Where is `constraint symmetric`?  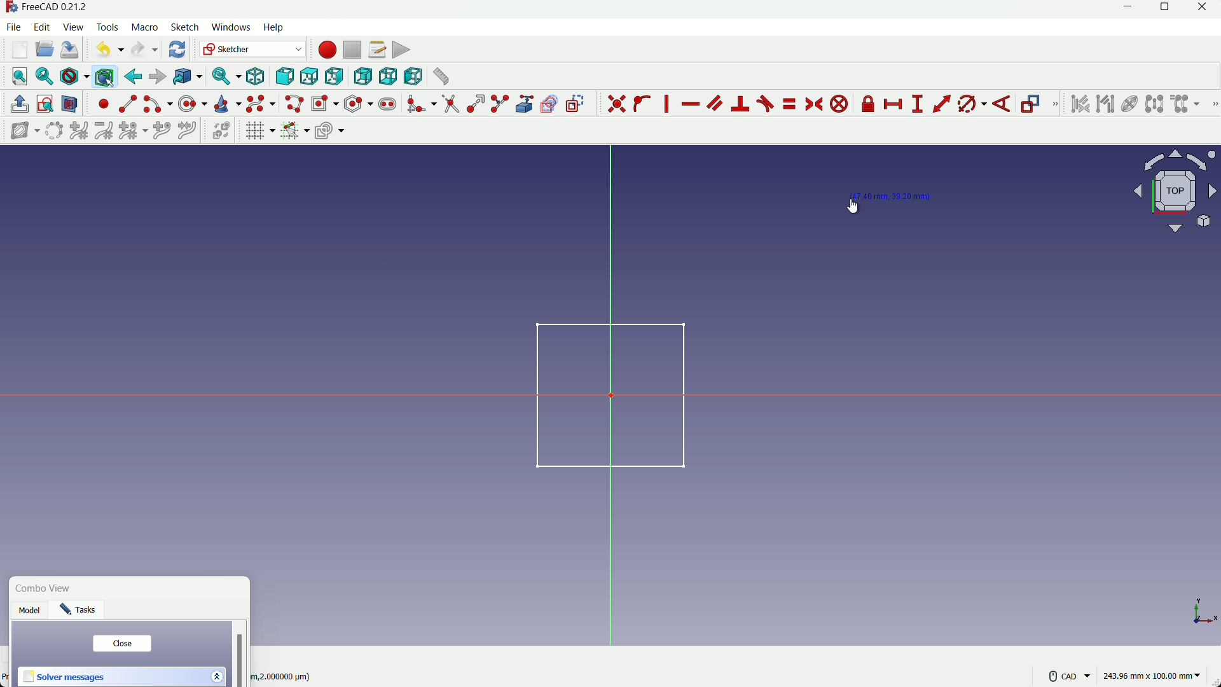
constraint symmetric is located at coordinates (815, 104).